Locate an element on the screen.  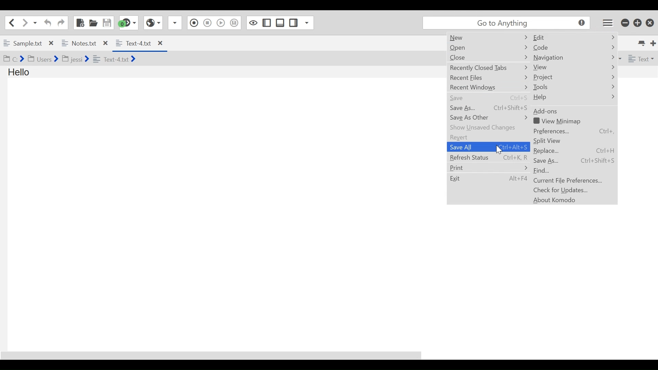
Share File is located at coordinates (175, 23).